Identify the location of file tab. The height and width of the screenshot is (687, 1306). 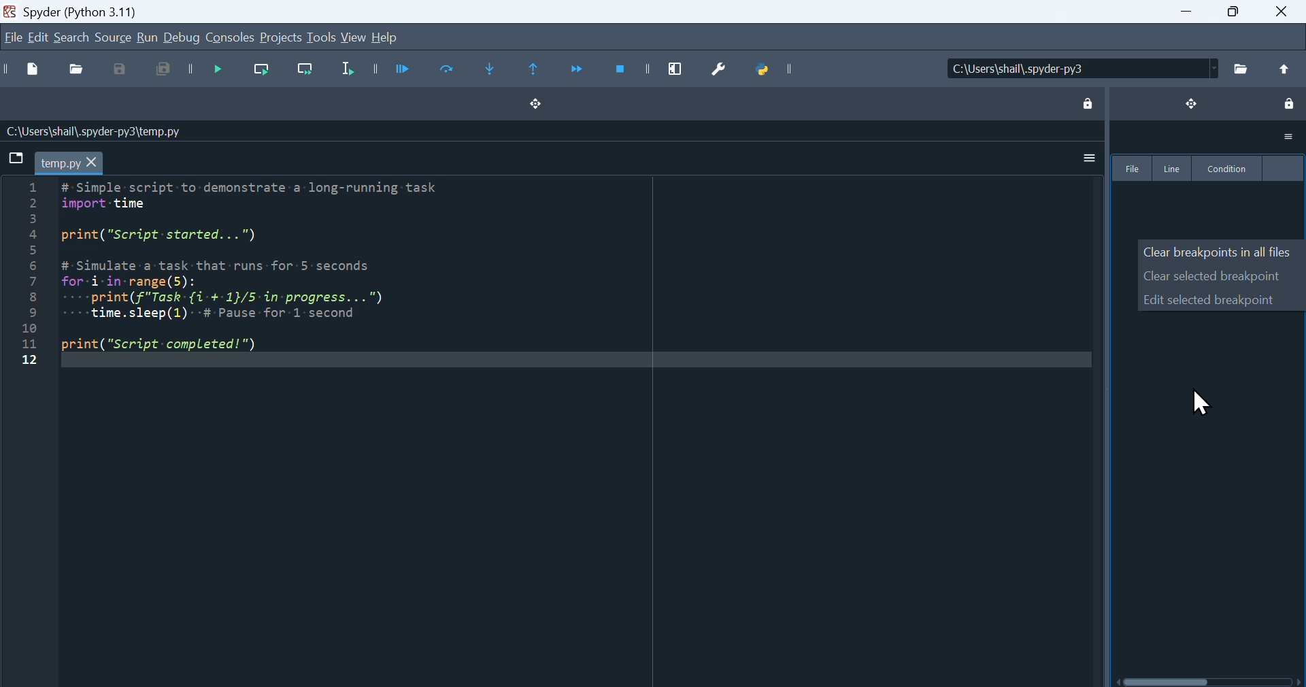
(69, 163).